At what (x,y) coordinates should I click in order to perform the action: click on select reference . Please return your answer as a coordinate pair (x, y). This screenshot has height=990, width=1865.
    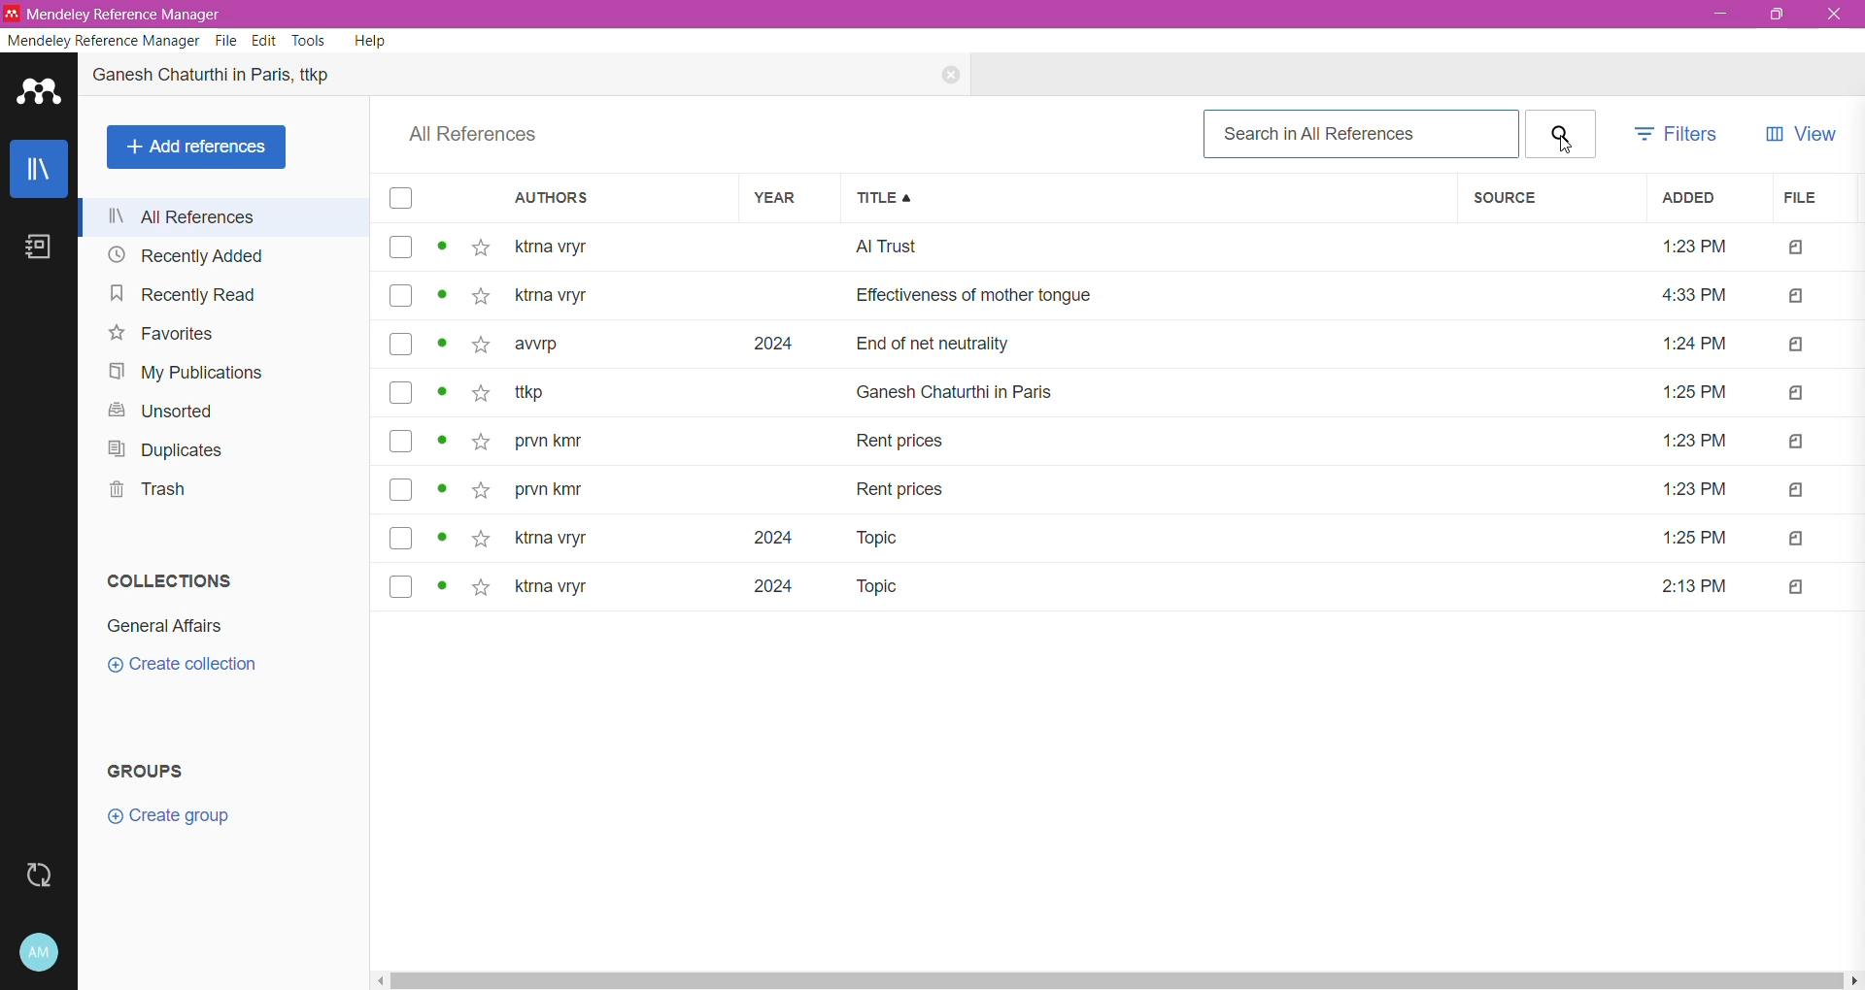
    Looking at the image, I should click on (402, 585).